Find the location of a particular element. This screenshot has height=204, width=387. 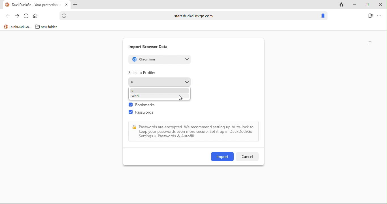

DuckDuckGo... is located at coordinates (21, 27).